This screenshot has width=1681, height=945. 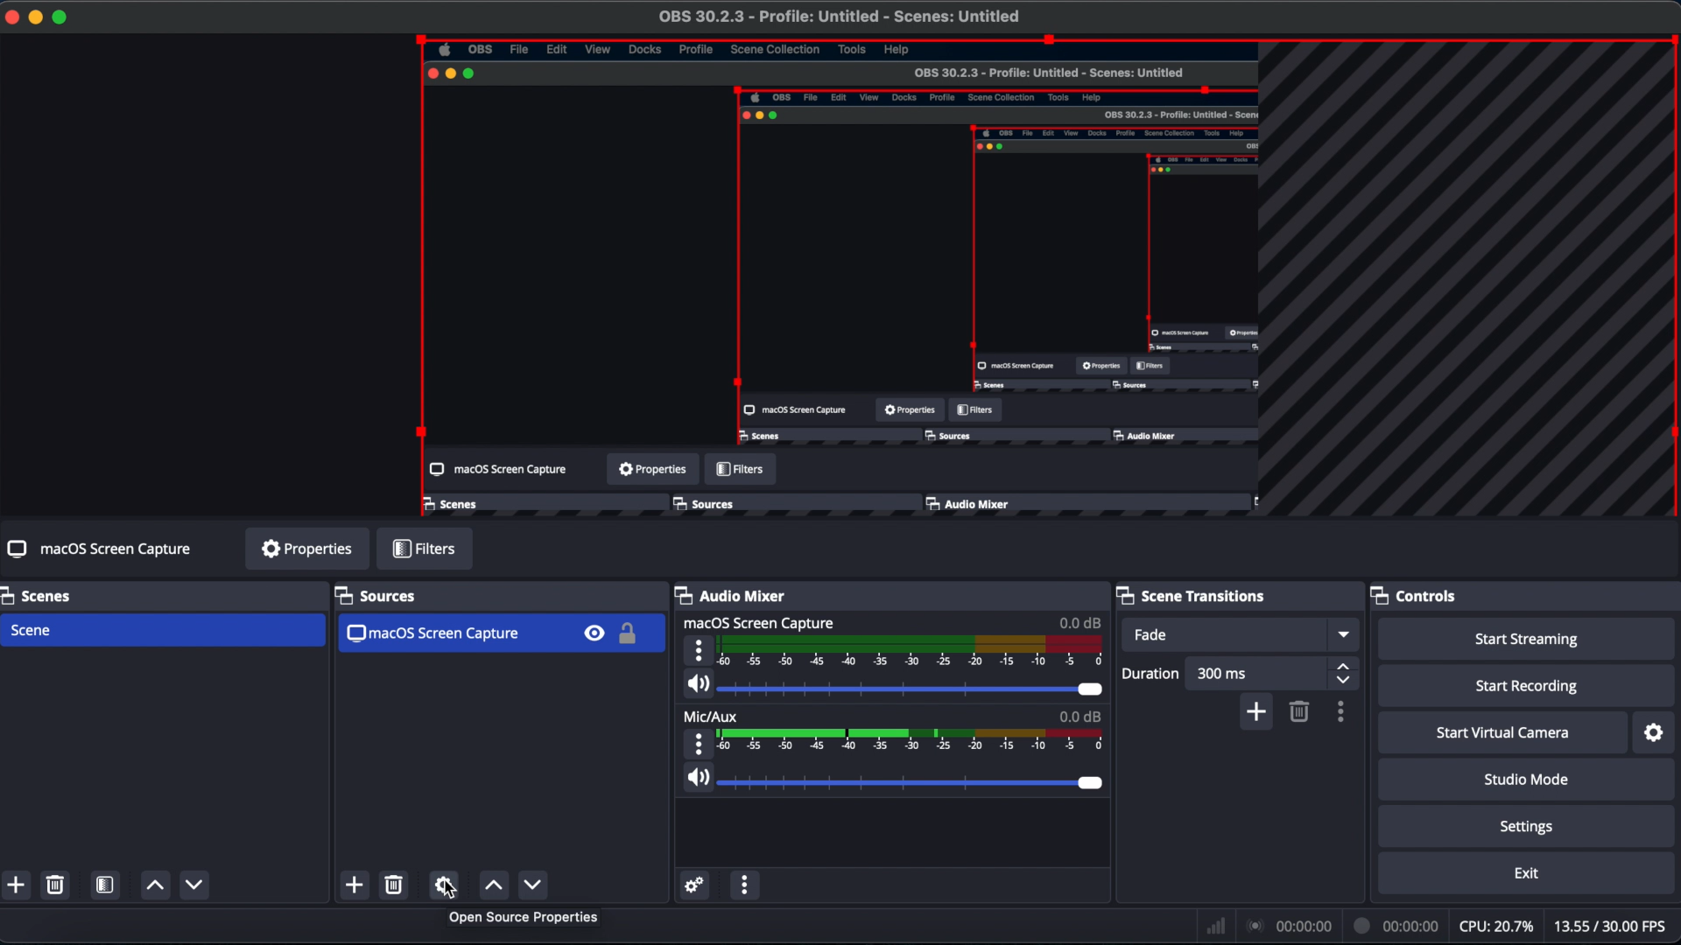 What do you see at coordinates (32, 630) in the screenshot?
I see `scene` at bounding box center [32, 630].